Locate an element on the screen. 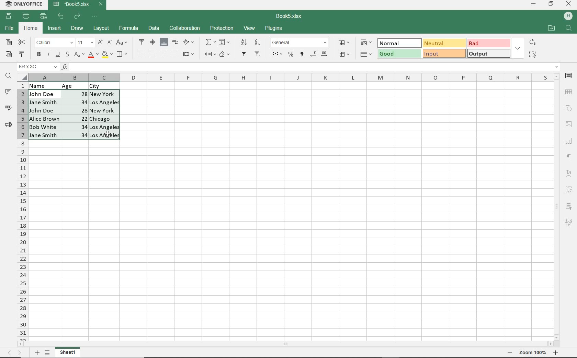 This screenshot has width=577, height=358. CLOSE is located at coordinates (569, 4).